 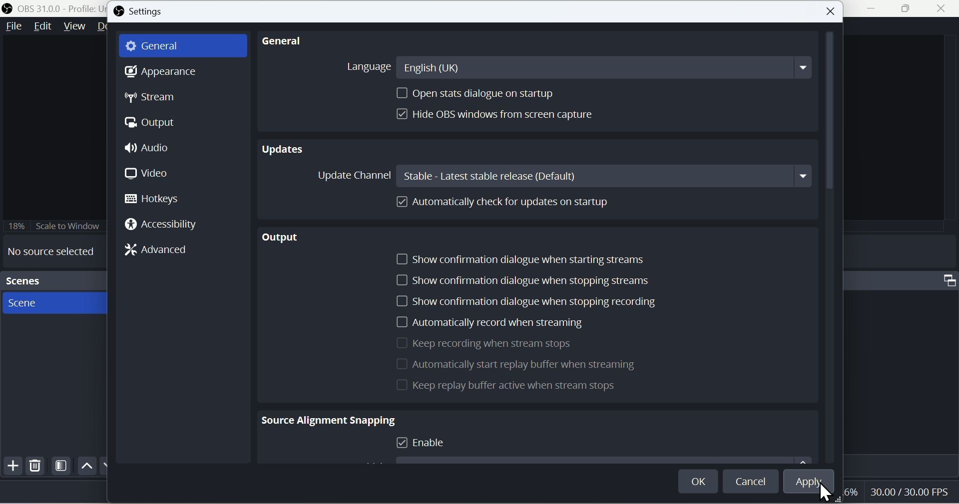 I want to click on Advanced, so click(x=159, y=252).